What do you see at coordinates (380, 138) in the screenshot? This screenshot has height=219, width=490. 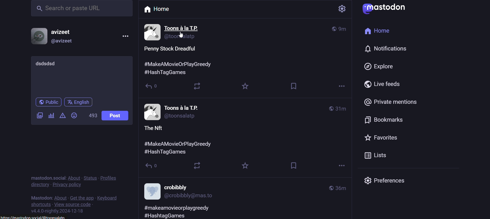 I see `favorites` at bounding box center [380, 138].